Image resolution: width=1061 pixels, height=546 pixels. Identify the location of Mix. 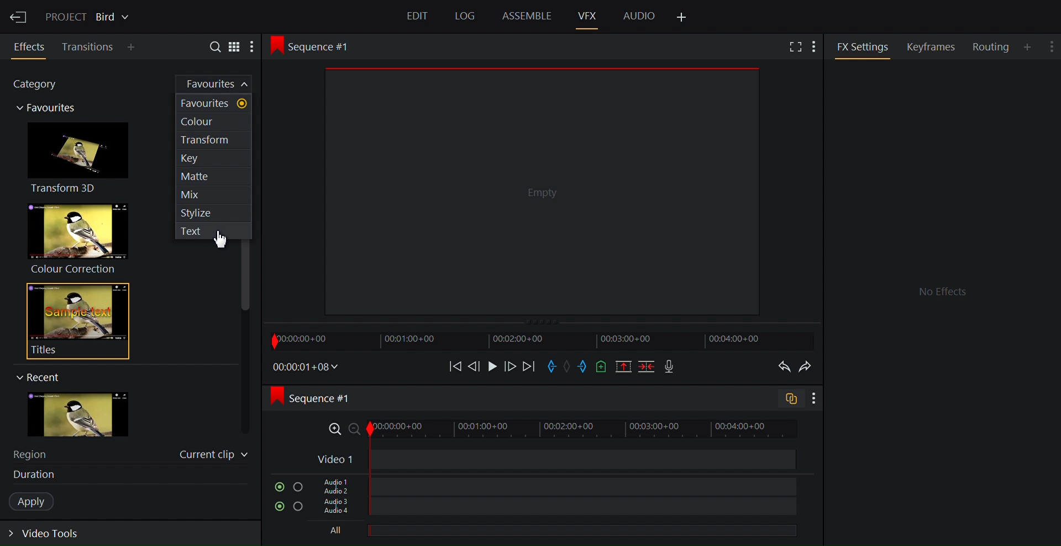
(214, 192).